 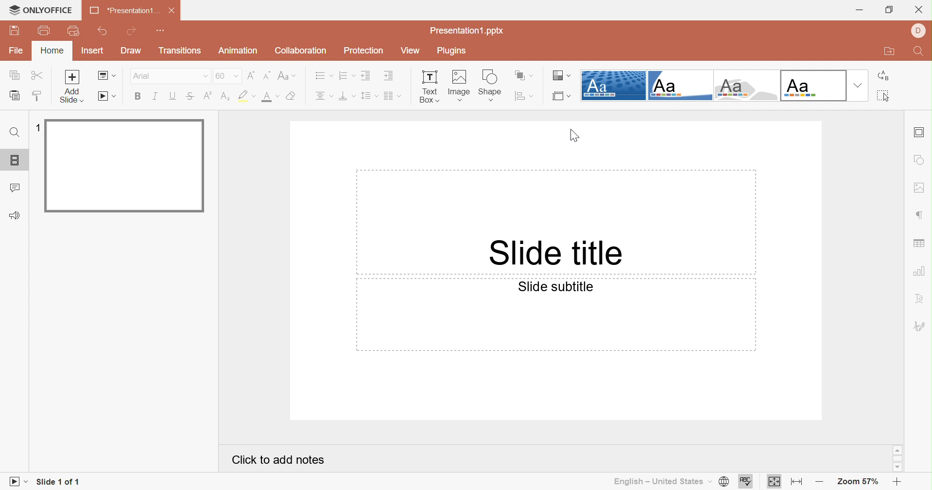 What do you see at coordinates (561, 76) in the screenshot?
I see `Change color theme` at bounding box center [561, 76].